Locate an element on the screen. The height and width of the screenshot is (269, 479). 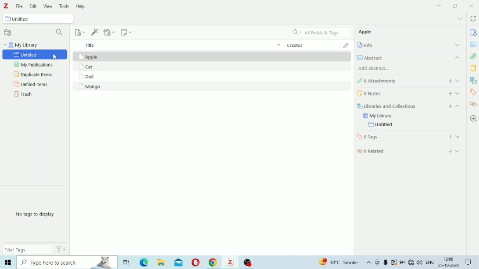
 is located at coordinates (398, 262).